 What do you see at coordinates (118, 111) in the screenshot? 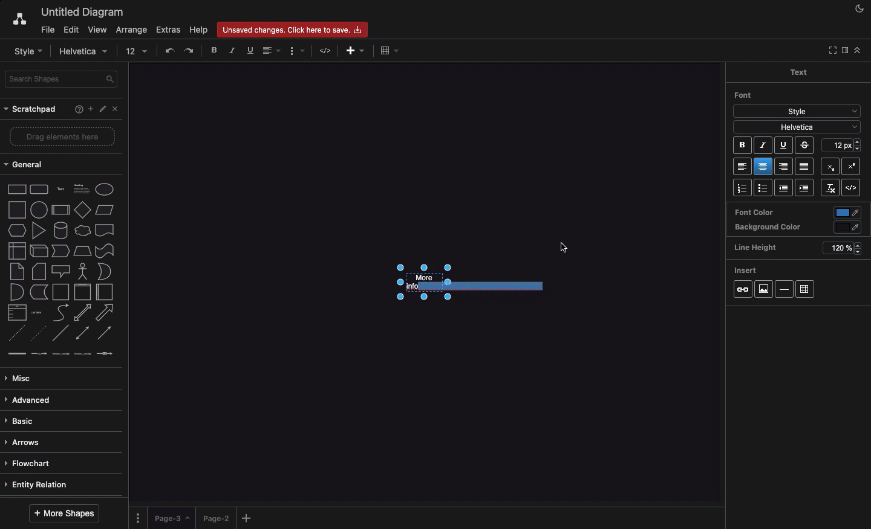
I see `Close` at bounding box center [118, 111].